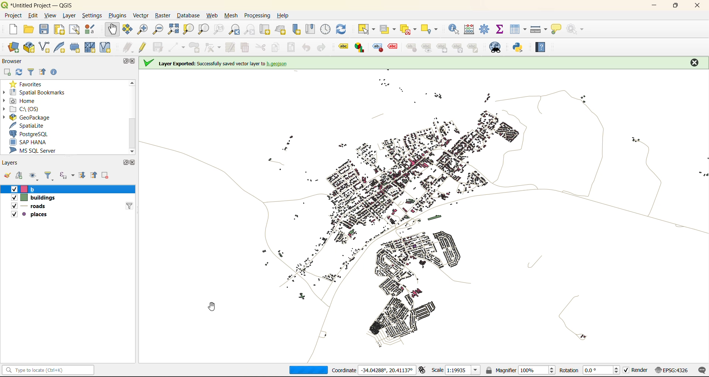 This screenshot has width=709, height=377. Describe the element at coordinates (51, 176) in the screenshot. I see `filter` at that location.